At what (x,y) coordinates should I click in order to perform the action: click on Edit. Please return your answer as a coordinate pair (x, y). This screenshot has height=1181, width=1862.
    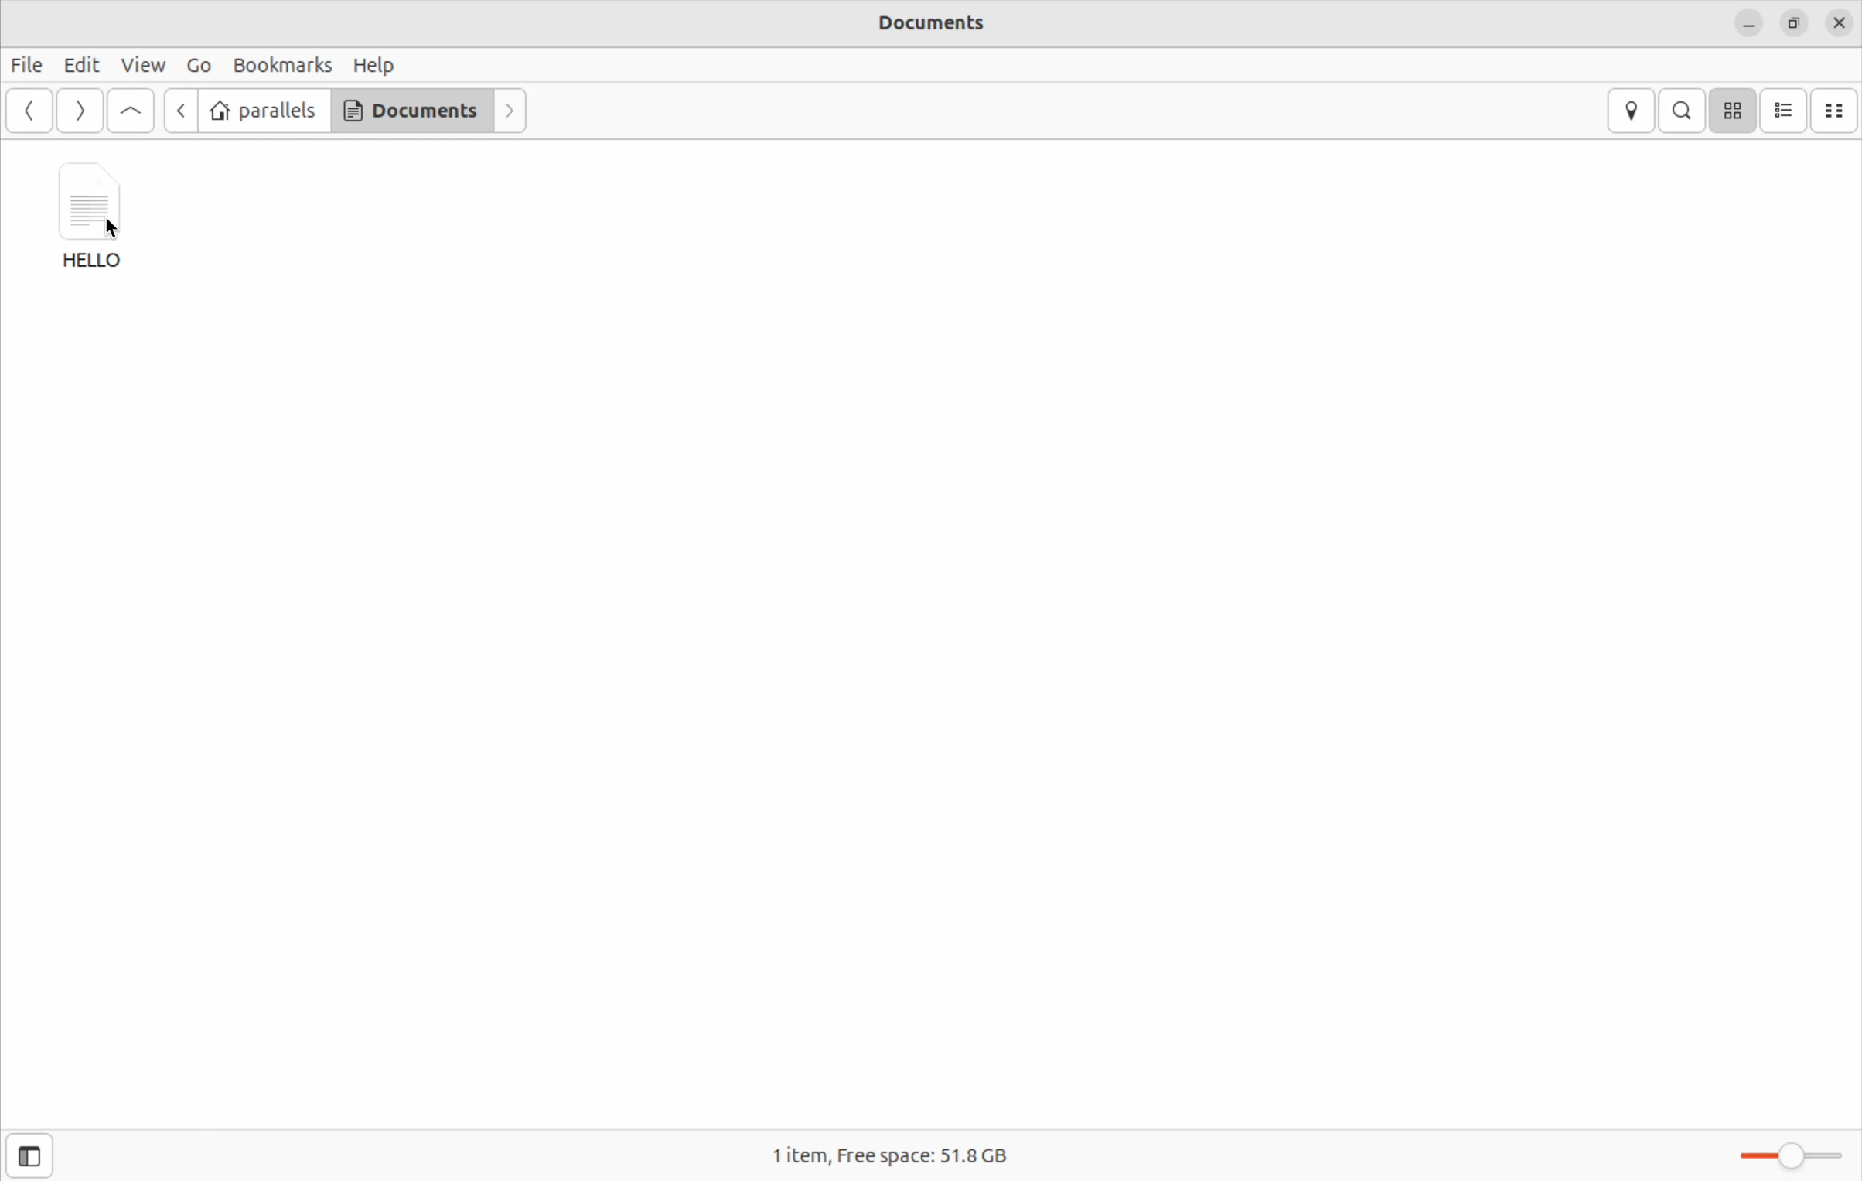
    Looking at the image, I should click on (80, 65).